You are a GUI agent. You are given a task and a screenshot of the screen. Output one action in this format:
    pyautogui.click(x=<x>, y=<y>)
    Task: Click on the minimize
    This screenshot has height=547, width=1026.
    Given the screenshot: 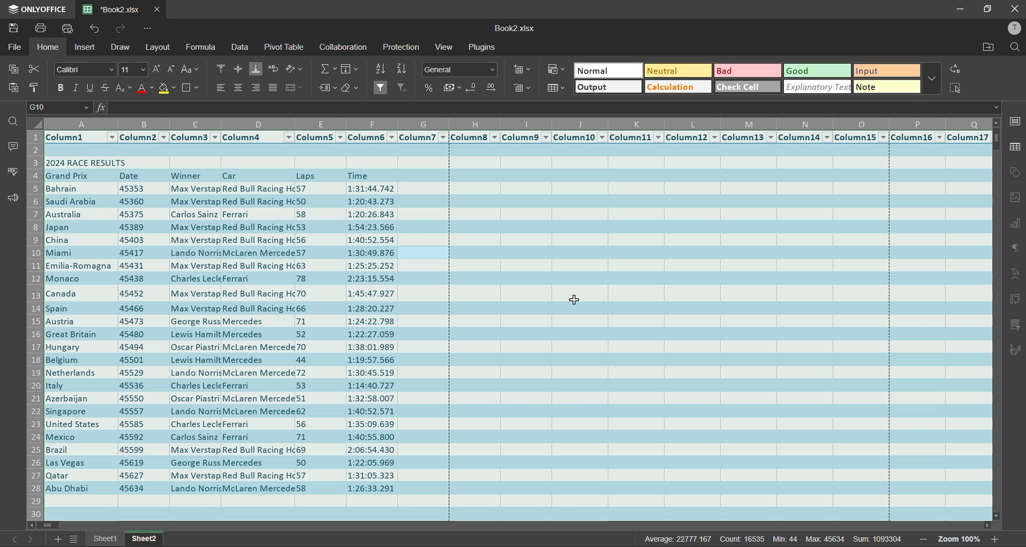 What is the action you would take?
    pyautogui.click(x=960, y=10)
    